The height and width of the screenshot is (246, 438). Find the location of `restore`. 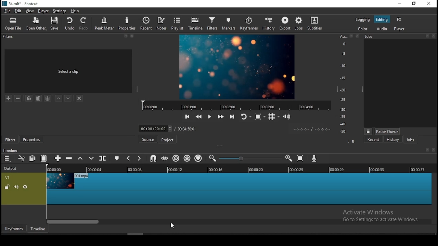

restore is located at coordinates (427, 36).